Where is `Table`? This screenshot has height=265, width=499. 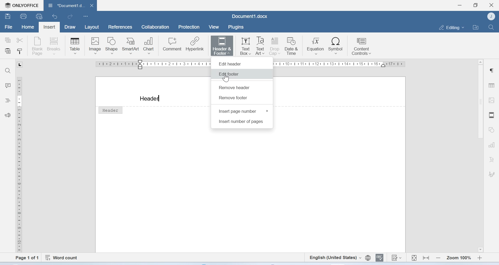
Table is located at coordinates (75, 45).